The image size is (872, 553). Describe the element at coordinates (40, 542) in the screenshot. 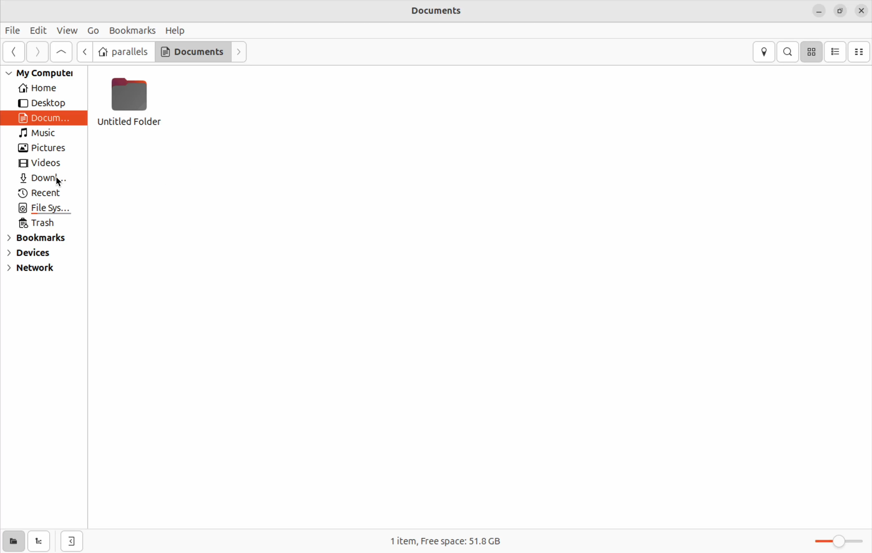

I see `show tree view` at that location.